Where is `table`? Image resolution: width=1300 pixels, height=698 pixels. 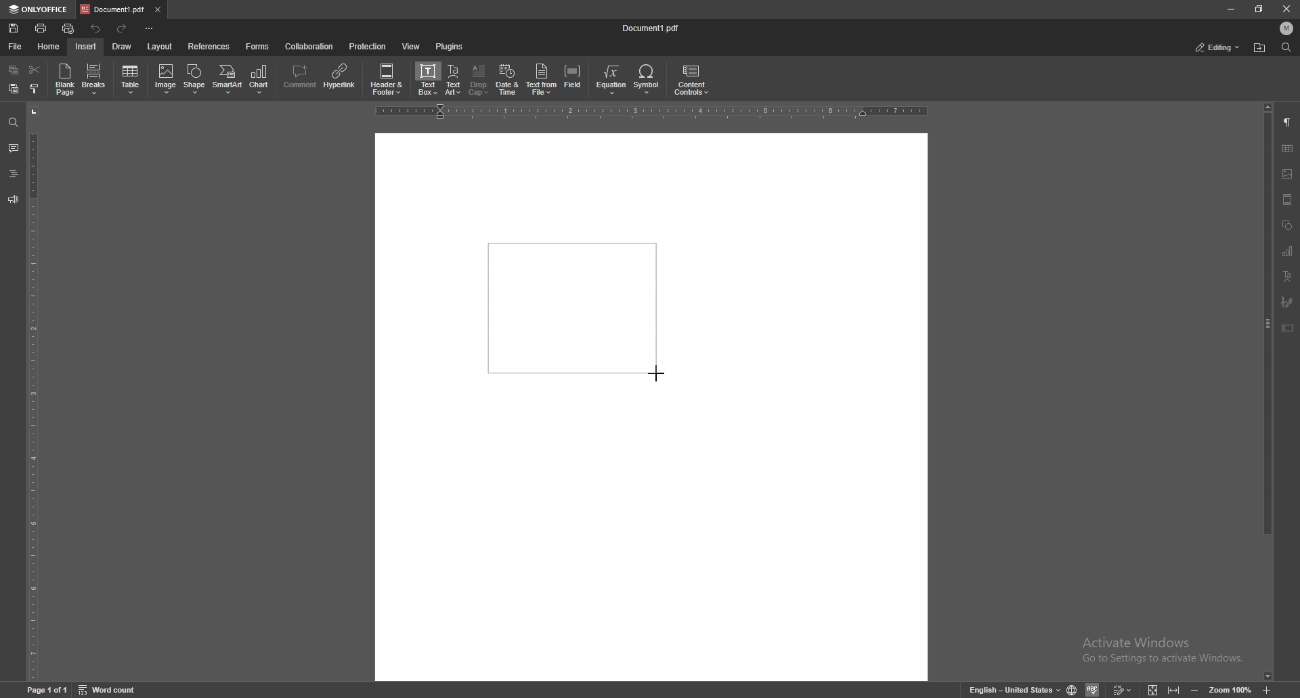
table is located at coordinates (131, 80).